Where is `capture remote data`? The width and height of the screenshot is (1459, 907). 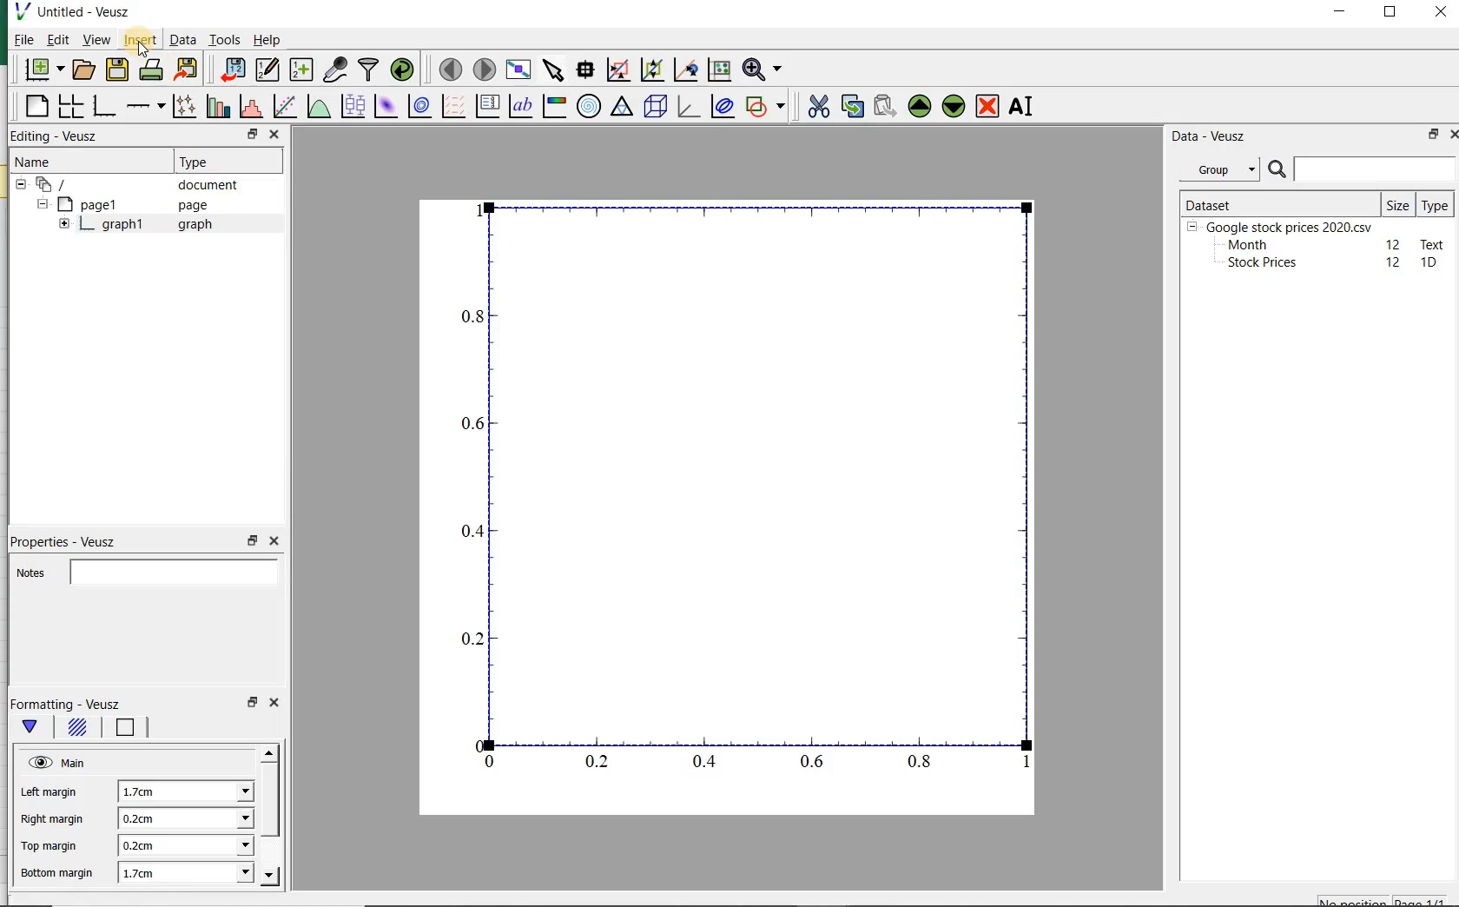
capture remote data is located at coordinates (335, 70).